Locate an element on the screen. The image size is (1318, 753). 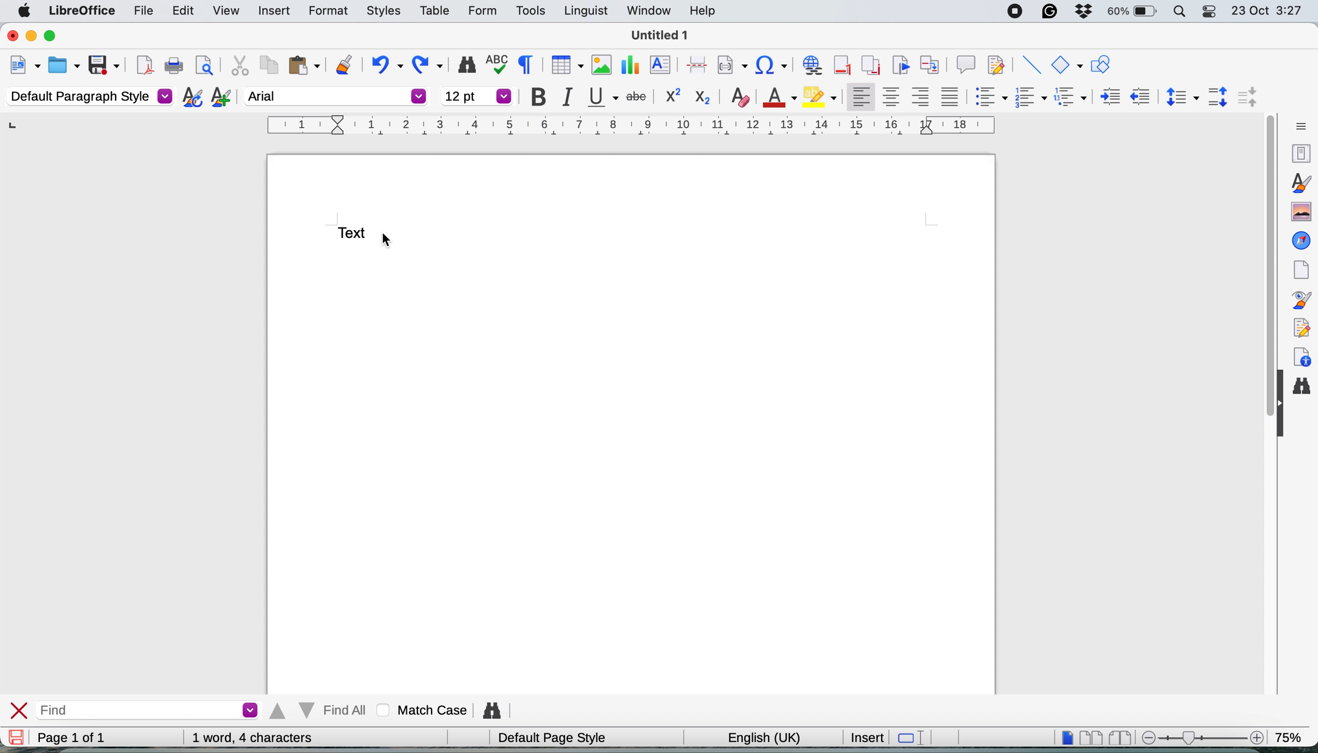
vertical scroll bar is located at coordinates (1265, 240).